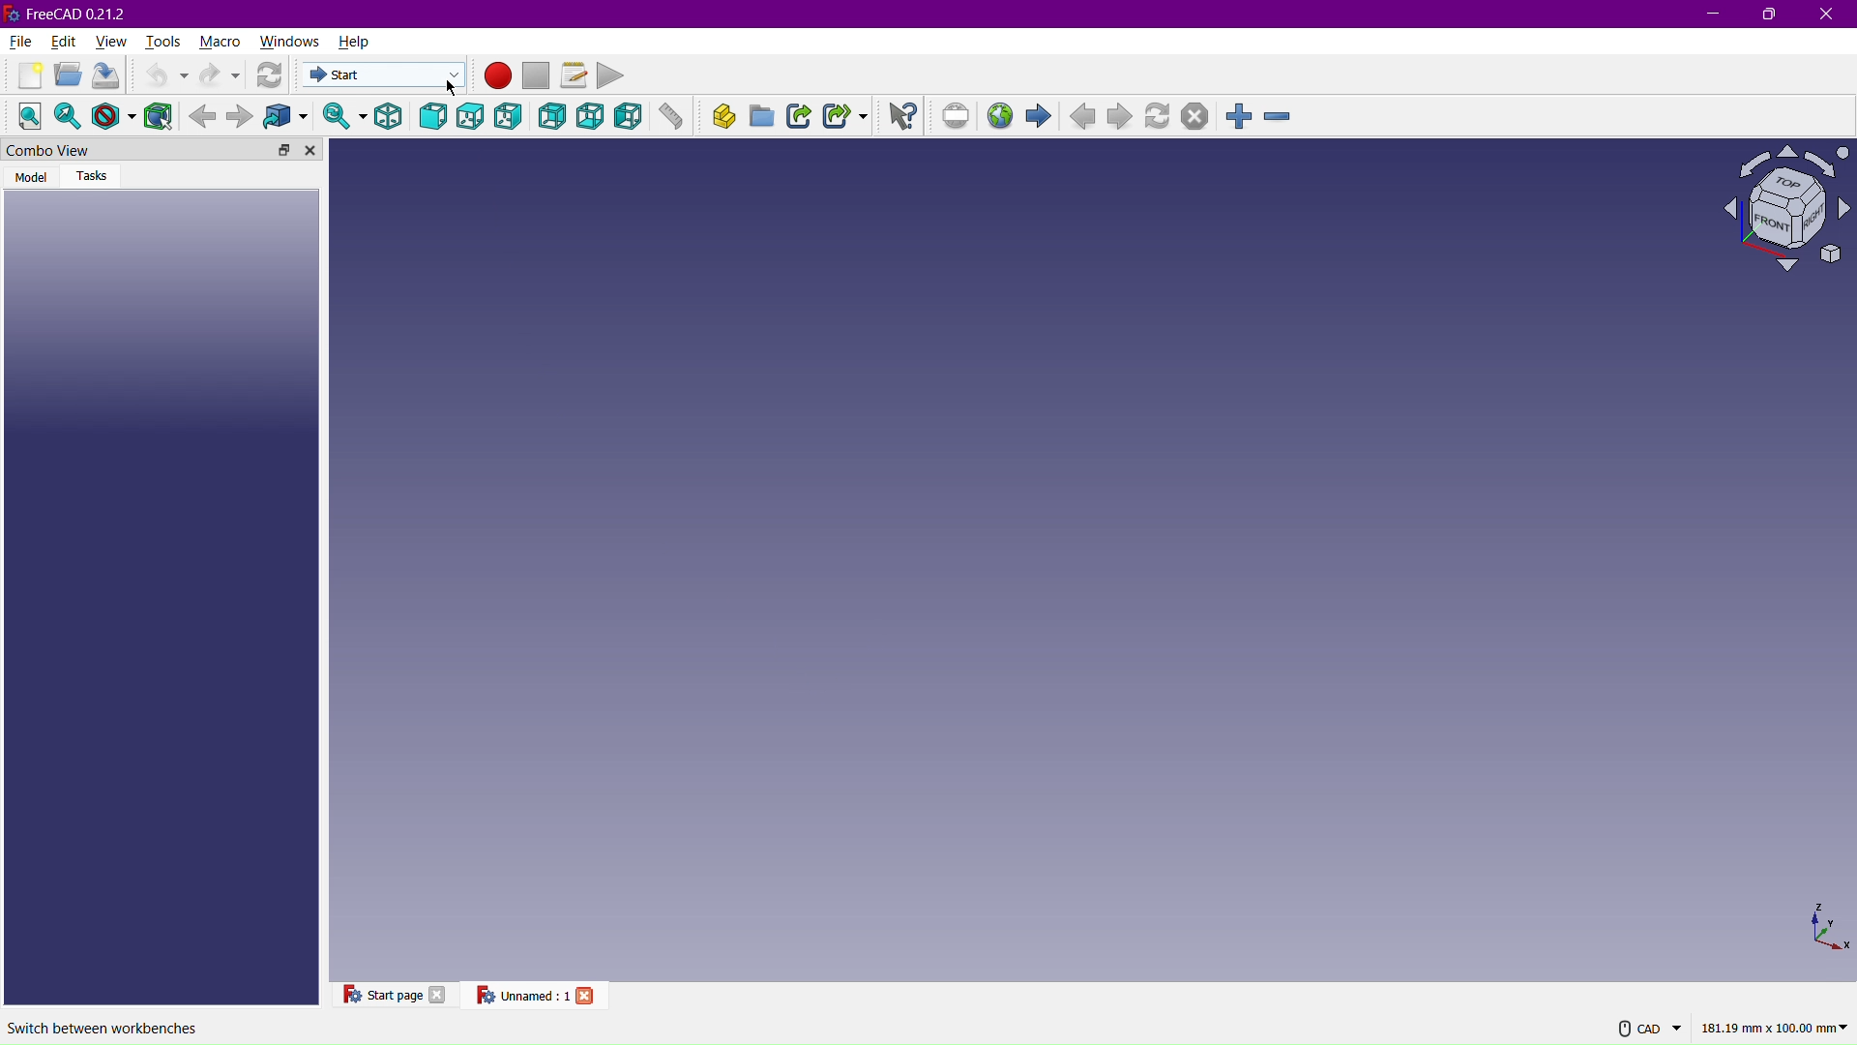  What do you see at coordinates (760, 113) in the screenshot?
I see `Create group` at bounding box center [760, 113].